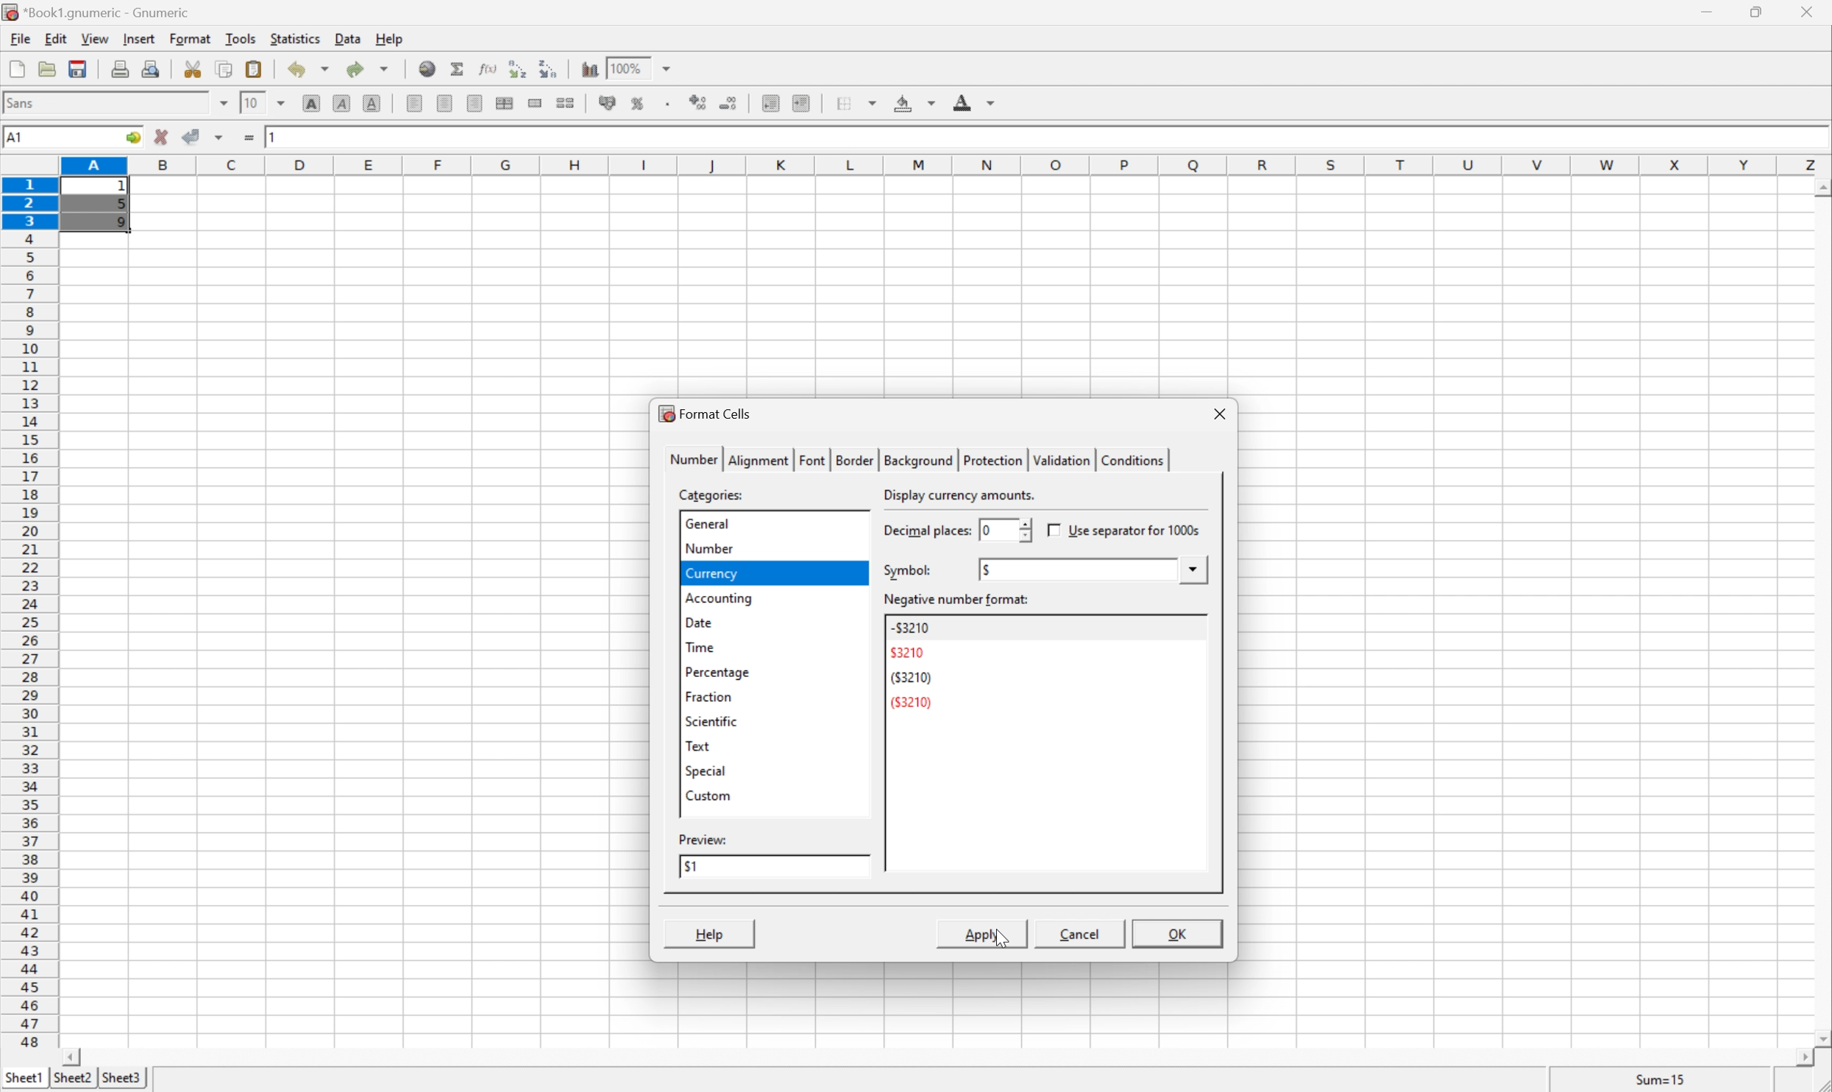 This screenshot has height=1092, width=1832. What do you see at coordinates (1126, 530) in the screenshot?
I see `use separator for 1000s` at bounding box center [1126, 530].